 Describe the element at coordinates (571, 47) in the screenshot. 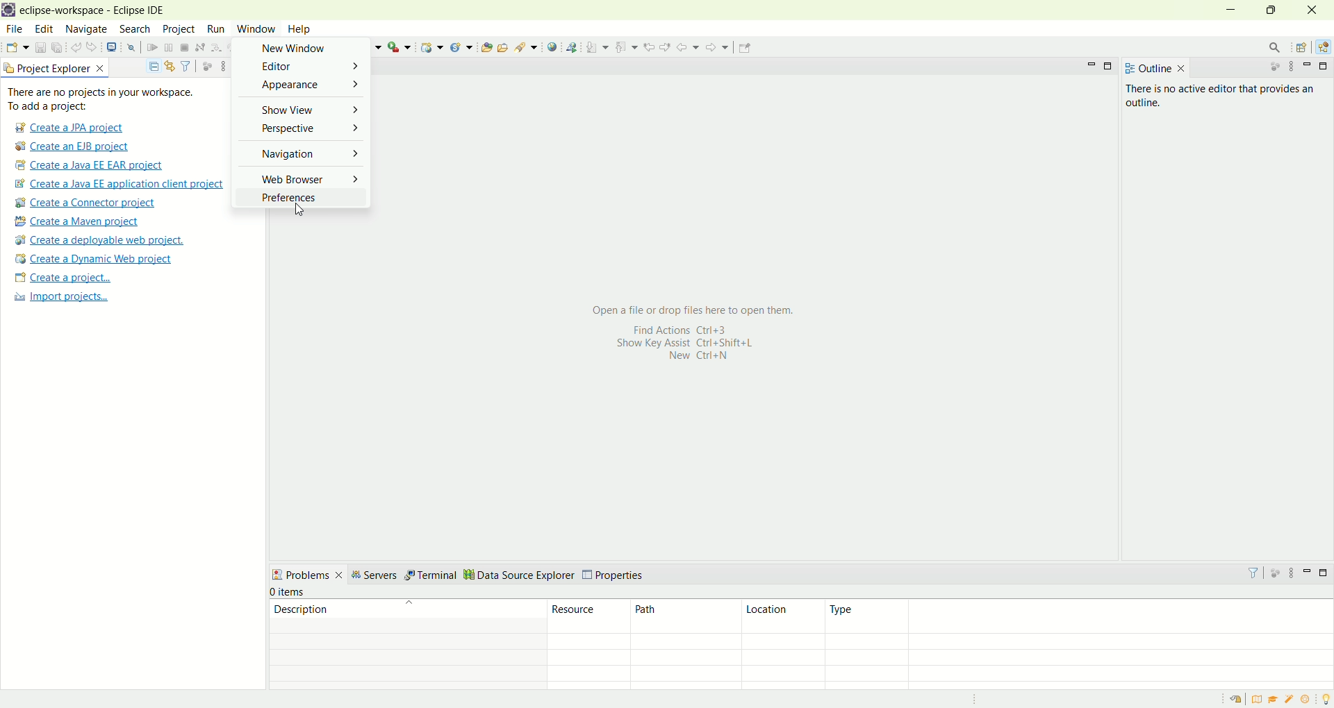

I see `web service explorer` at that location.